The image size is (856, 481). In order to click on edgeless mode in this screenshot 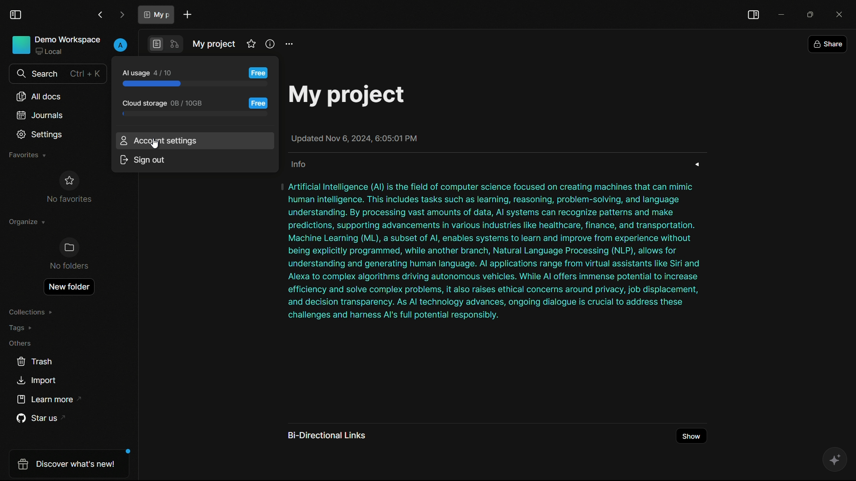, I will do `click(175, 45)`.